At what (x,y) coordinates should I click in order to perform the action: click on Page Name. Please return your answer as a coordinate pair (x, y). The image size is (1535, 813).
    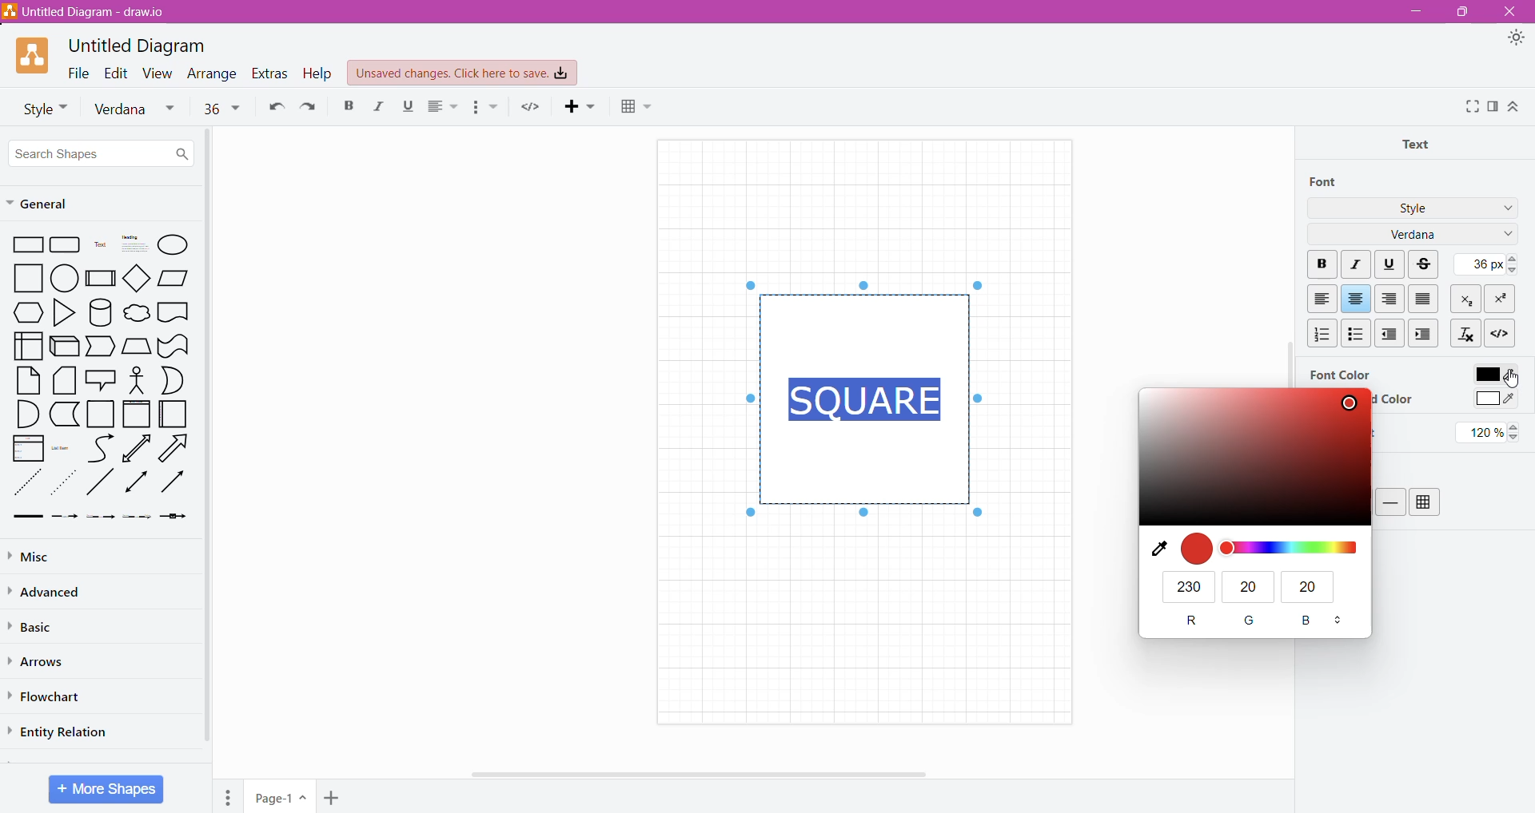
    Looking at the image, I should click on (281, 798).